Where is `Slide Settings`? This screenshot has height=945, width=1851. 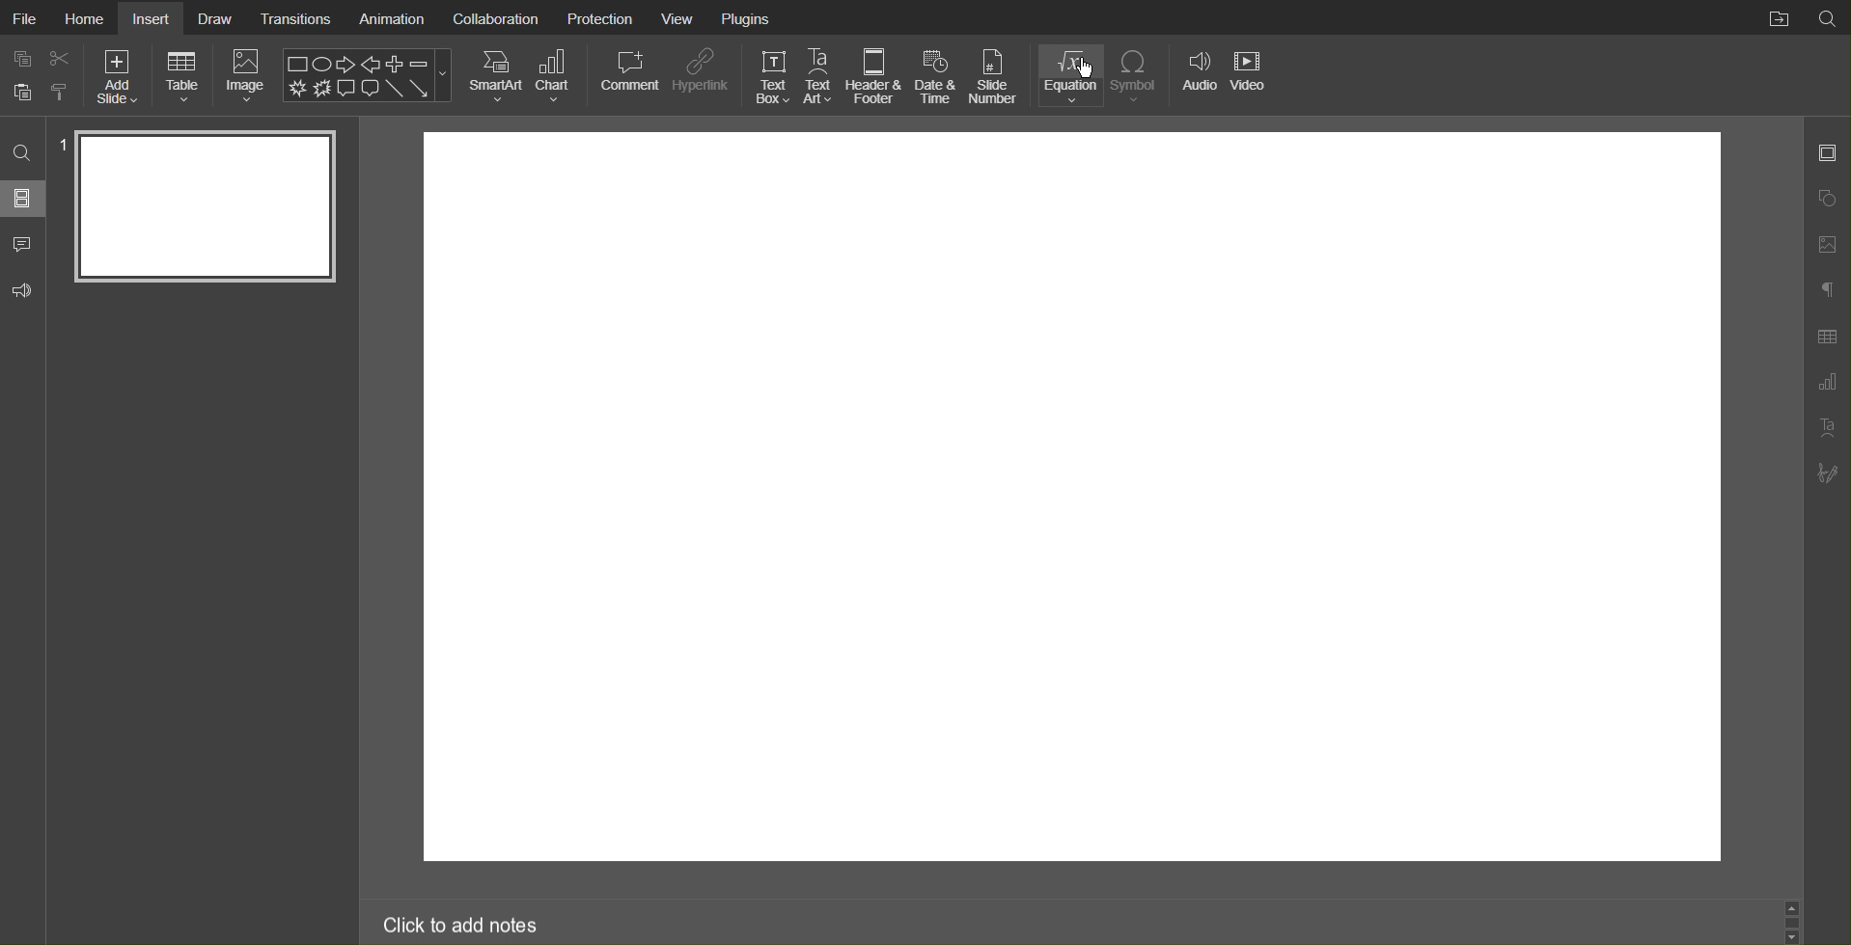
Slide Settings is located at coordinates (1826, 151).